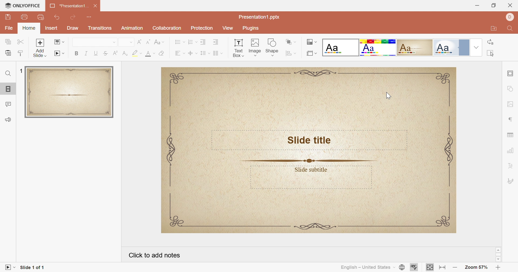 Image resolution: width=518 pixels, height=272 pixels. What do you see at coordinates (167, 29) in the screenshot?
I see `Collaboration` at bounding box center [167, 29].